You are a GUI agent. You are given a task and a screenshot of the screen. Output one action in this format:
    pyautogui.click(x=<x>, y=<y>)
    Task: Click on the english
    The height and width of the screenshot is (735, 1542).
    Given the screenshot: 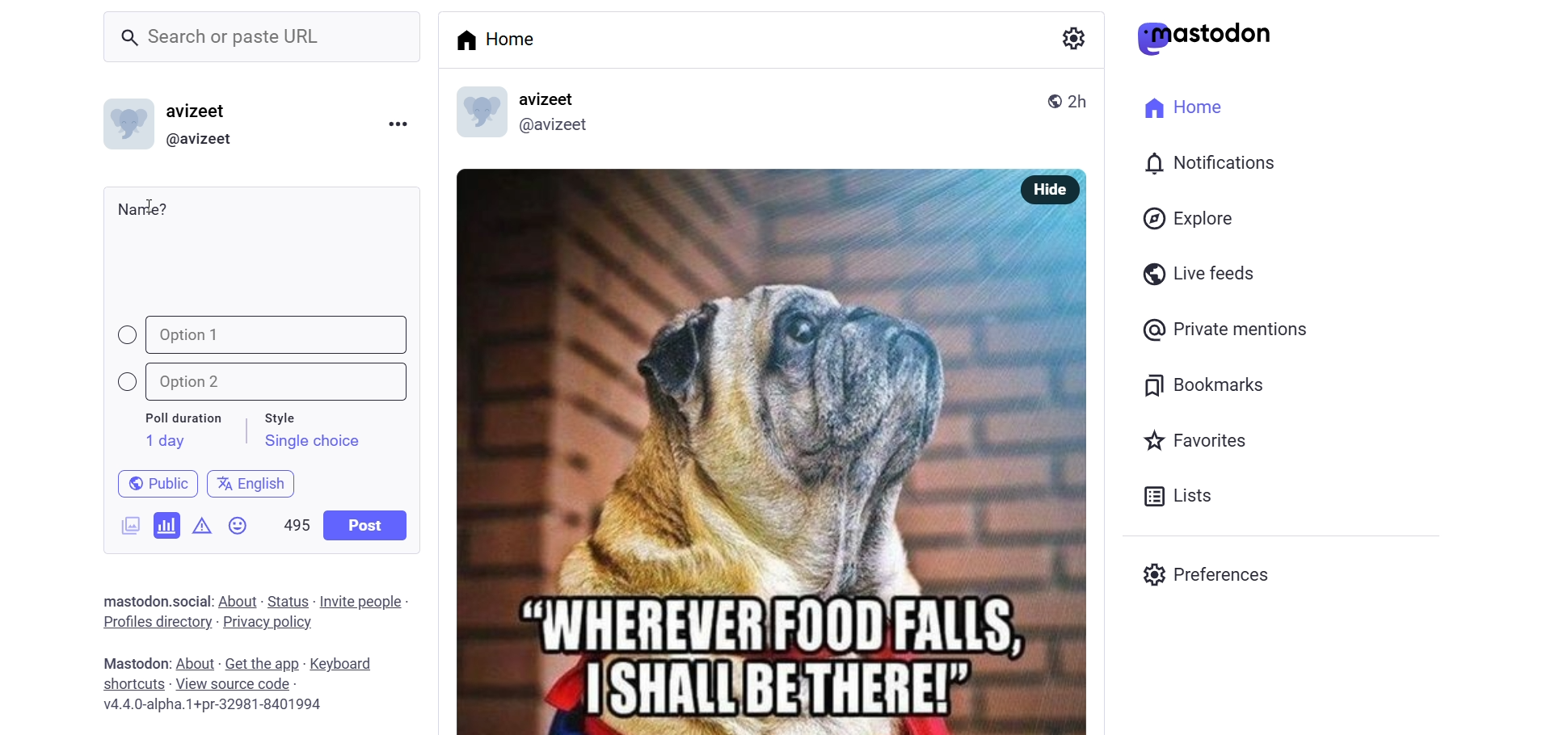 What is the action you would take?
    pyautogui.click(x=252, y=481)
    